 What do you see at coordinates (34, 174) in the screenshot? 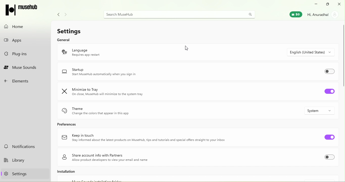
I see `cursor` at bounding box center [34, 174].